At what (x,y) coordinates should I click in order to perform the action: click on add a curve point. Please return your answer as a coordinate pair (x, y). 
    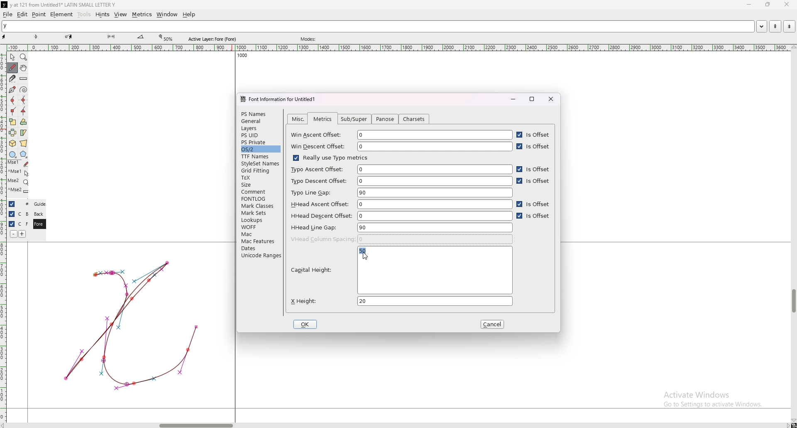
    Looking at the image, I should click on (12, 101).